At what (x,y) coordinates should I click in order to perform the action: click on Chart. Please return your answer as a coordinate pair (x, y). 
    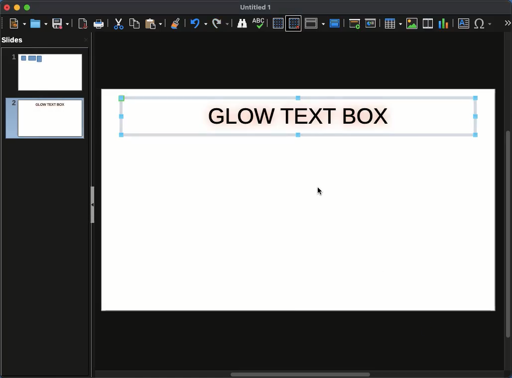
    Looking at the image, I should click on (443, 24).